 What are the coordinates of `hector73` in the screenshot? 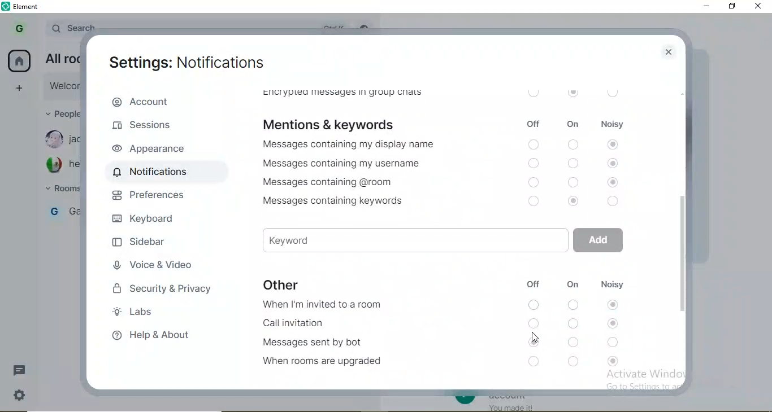 It's located at (74, 164).